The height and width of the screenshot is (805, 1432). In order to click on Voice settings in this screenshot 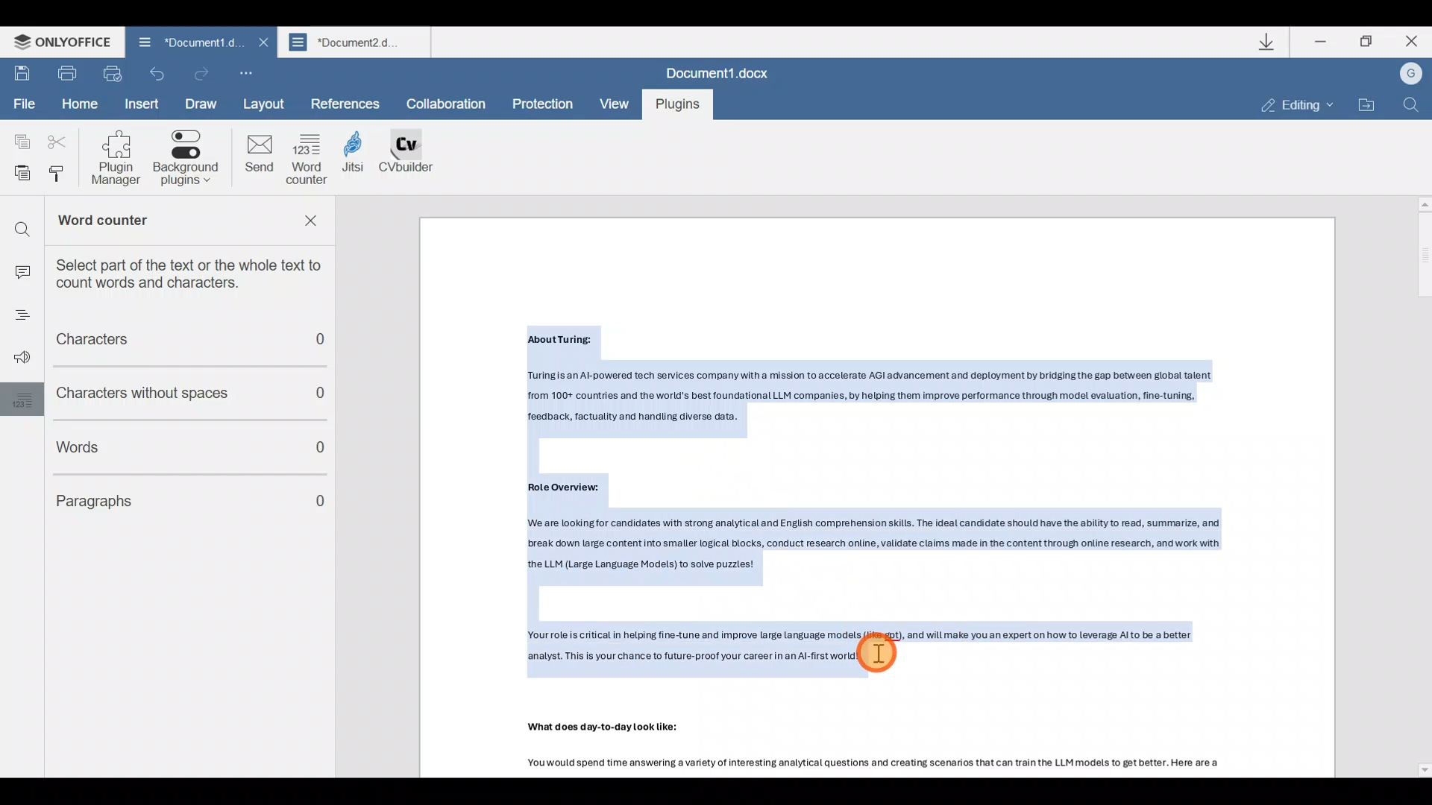, I will do `click(18, 359)`.